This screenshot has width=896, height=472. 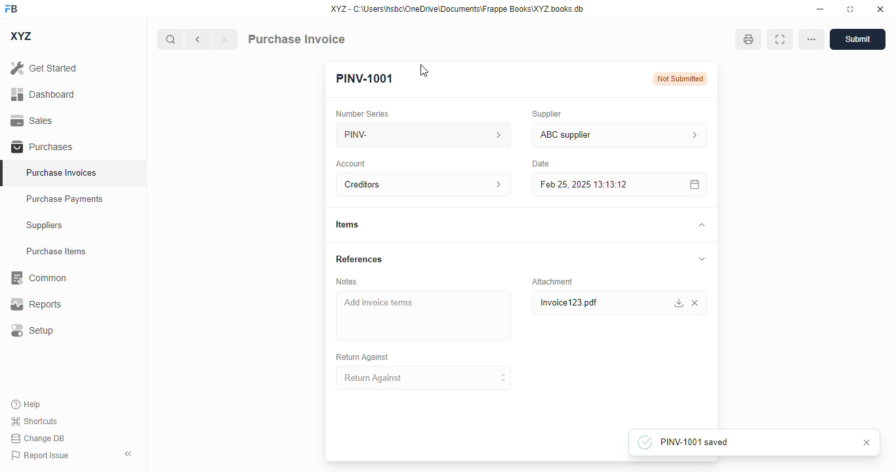 I want to click on feb 25, 2025 13:13:12, so click(x=594, y=184).